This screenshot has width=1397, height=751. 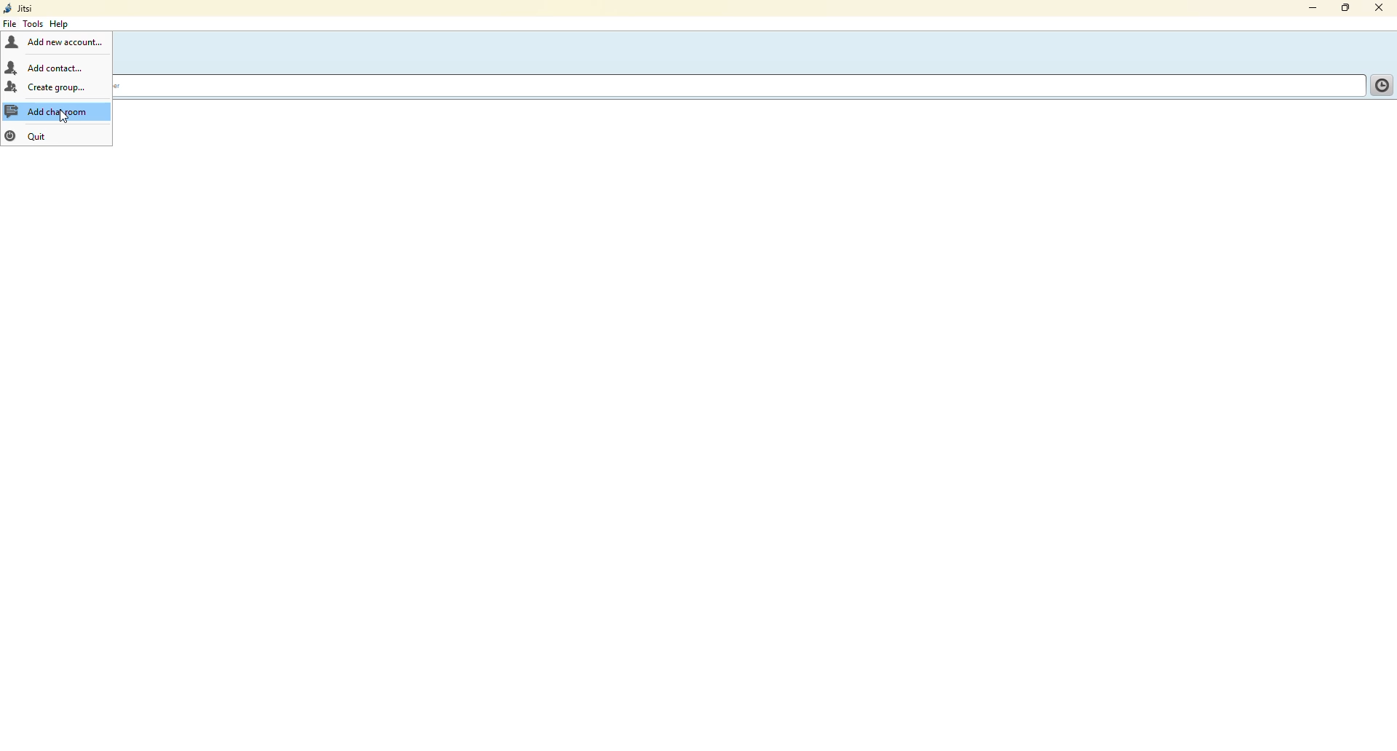 I want to click on create group, so click(x=47, y=87).